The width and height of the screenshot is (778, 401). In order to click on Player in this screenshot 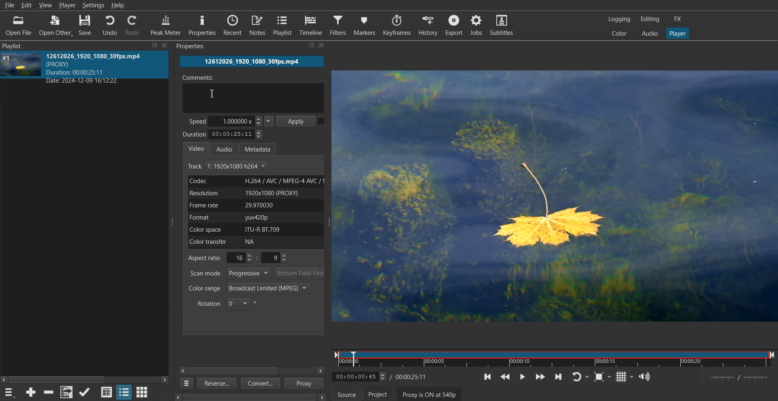, I will do `click(68, 6)`.